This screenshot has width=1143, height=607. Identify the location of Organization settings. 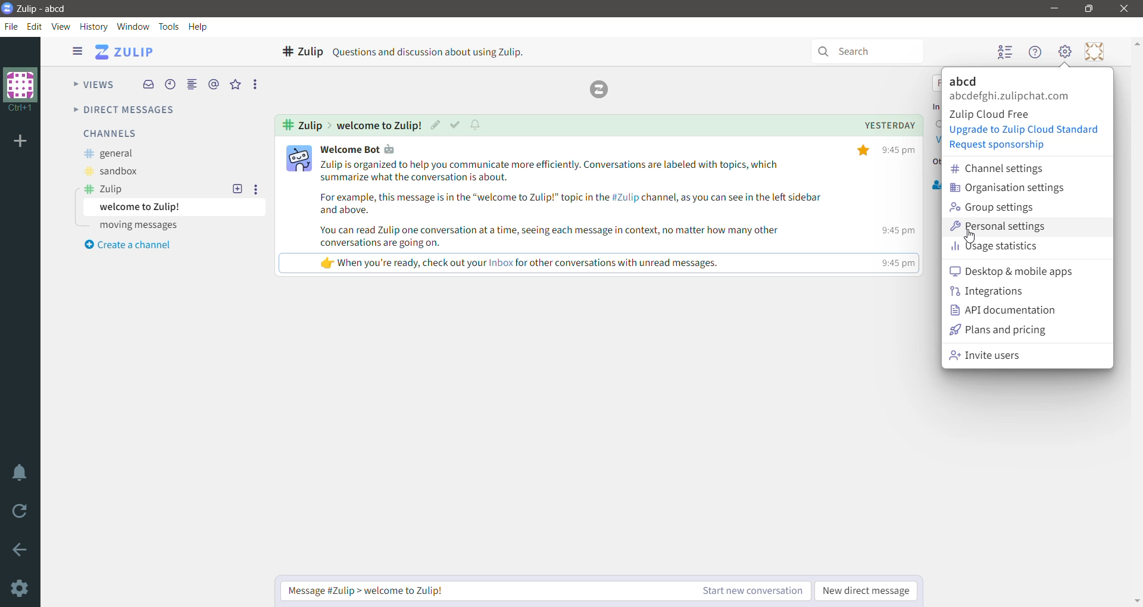
(1010, 187).